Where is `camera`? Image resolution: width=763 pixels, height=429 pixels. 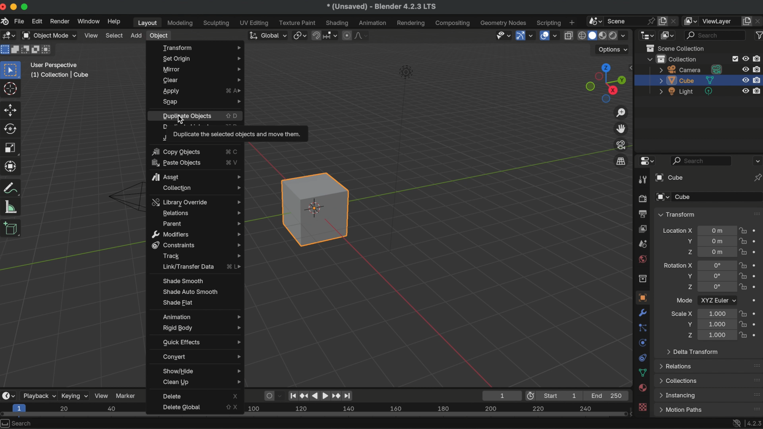 camera is located at coordinates (691, 70).